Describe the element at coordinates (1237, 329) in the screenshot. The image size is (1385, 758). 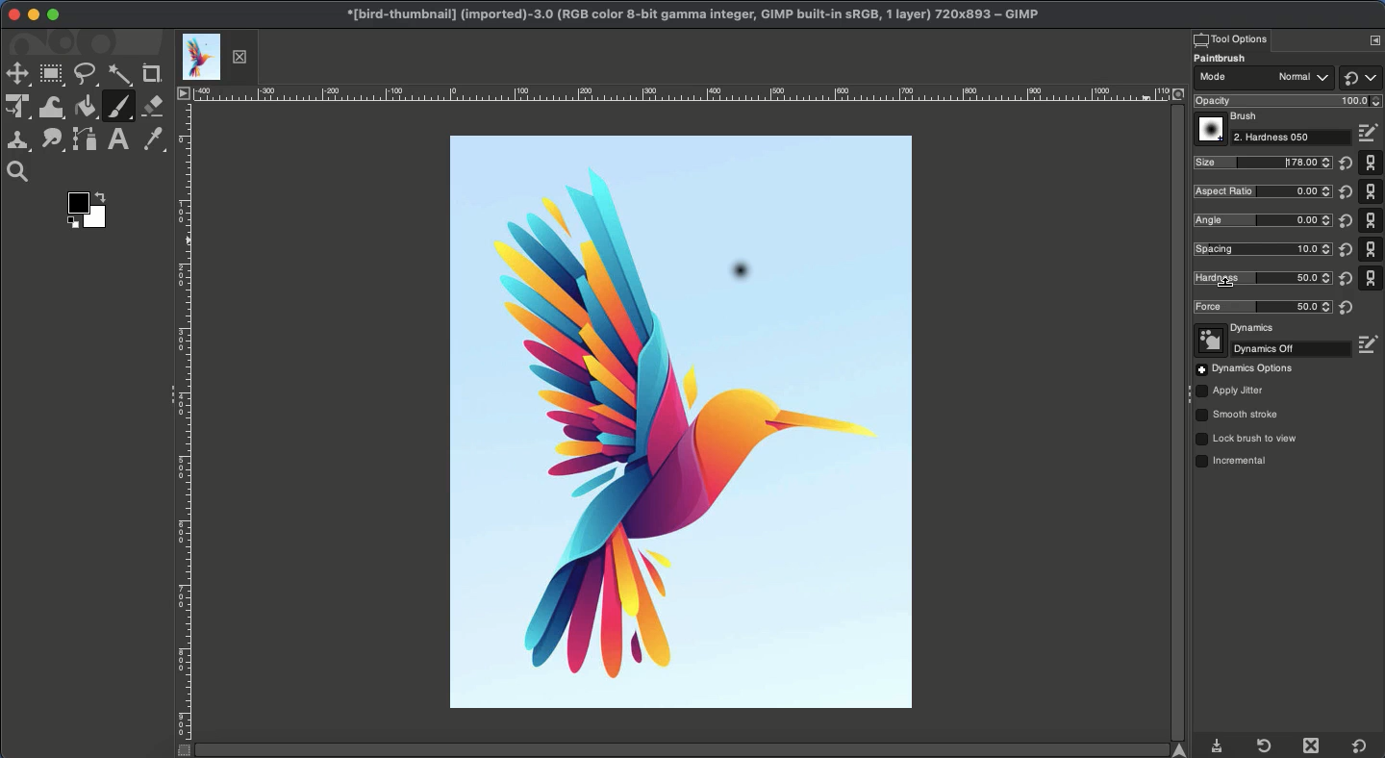
I see `Dynamics` at that location.